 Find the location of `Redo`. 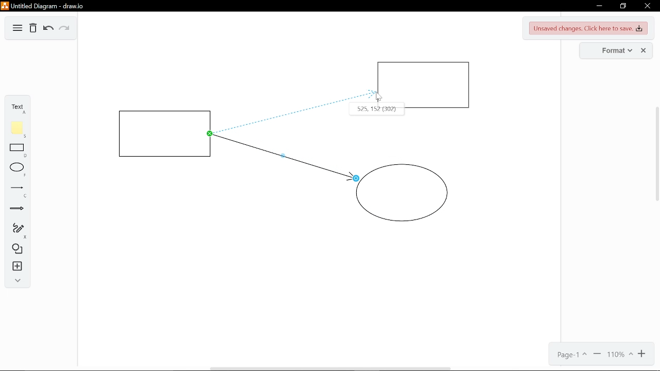

Redo is located at coordinates (63, 28).